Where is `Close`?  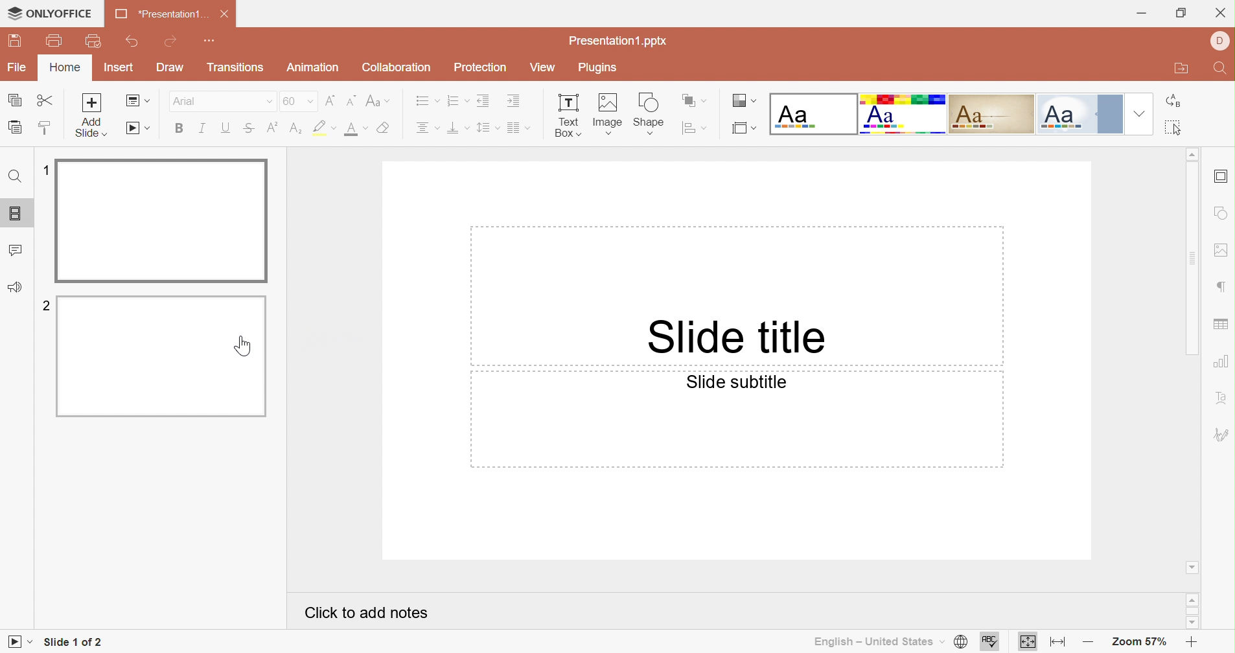
Close is located at coordinates (1222, 12).